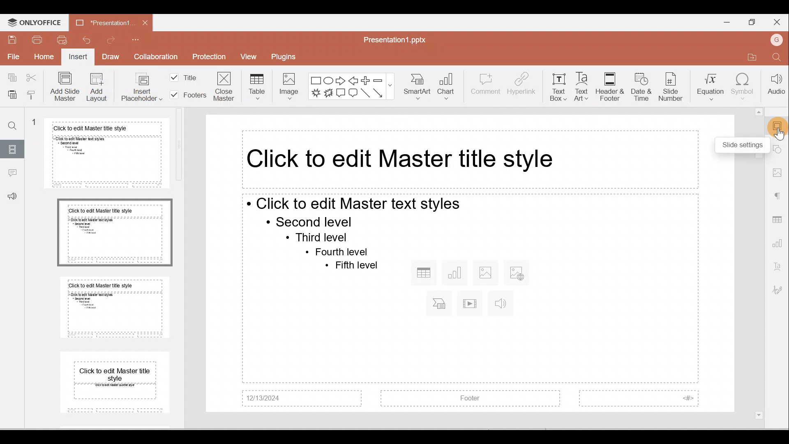 The height and width of the screenshot is (444, 789). What do you see at coordinates (180, 148) in the screenshot?
I see `vertical scrollbar` at bounding box center [180, 148].